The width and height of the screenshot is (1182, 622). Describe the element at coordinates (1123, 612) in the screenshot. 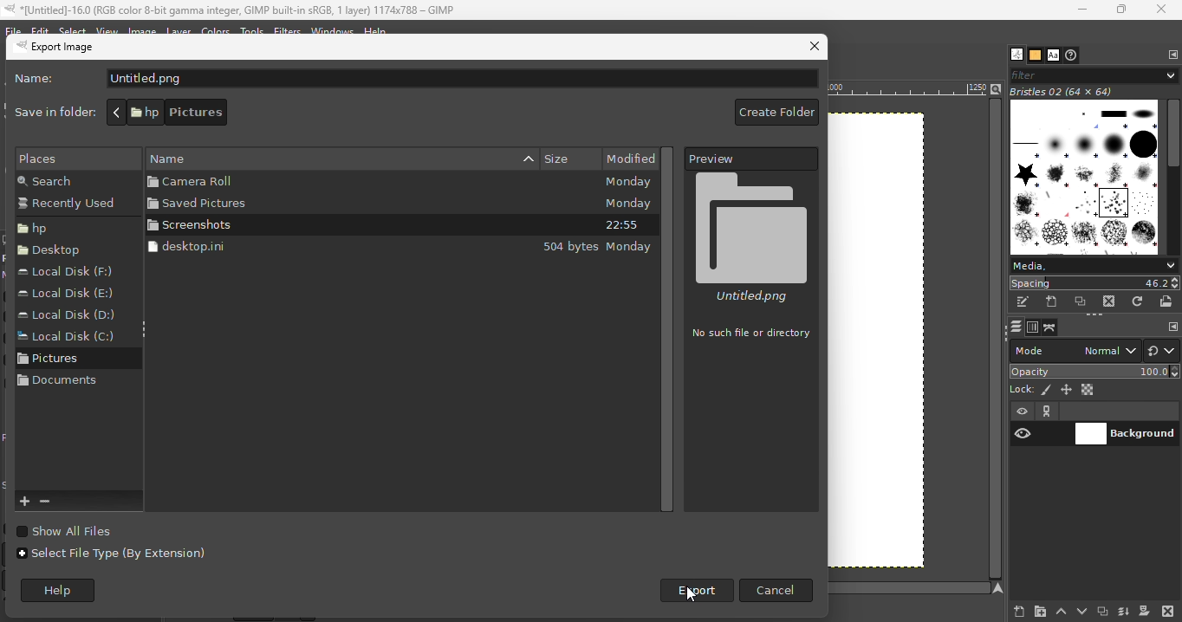

I see `Merge all visible layers with the last used values` at that location.